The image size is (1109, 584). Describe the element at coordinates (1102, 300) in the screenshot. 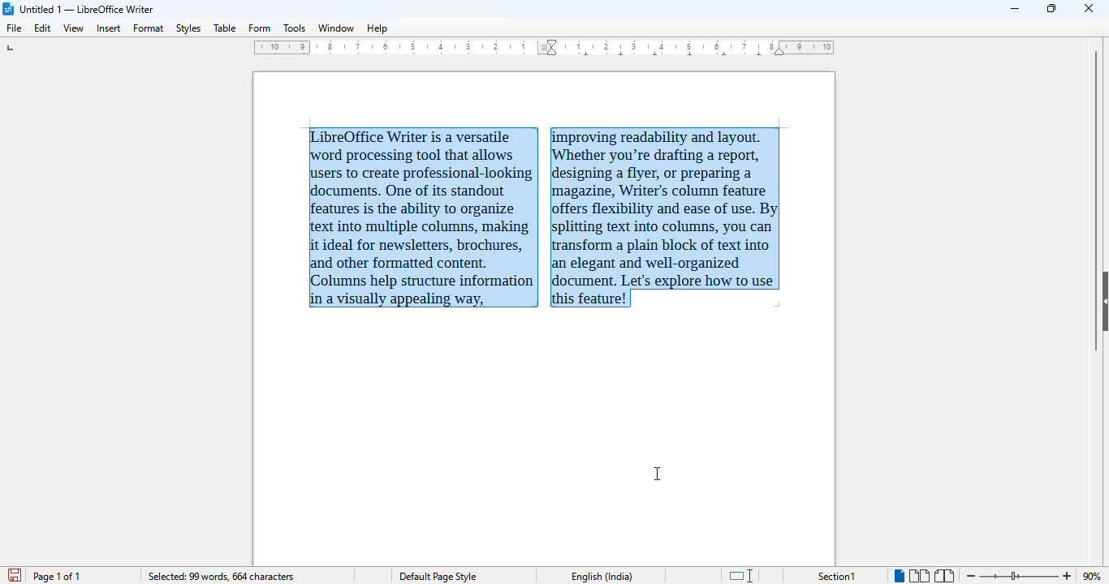

I see `show` at that location.